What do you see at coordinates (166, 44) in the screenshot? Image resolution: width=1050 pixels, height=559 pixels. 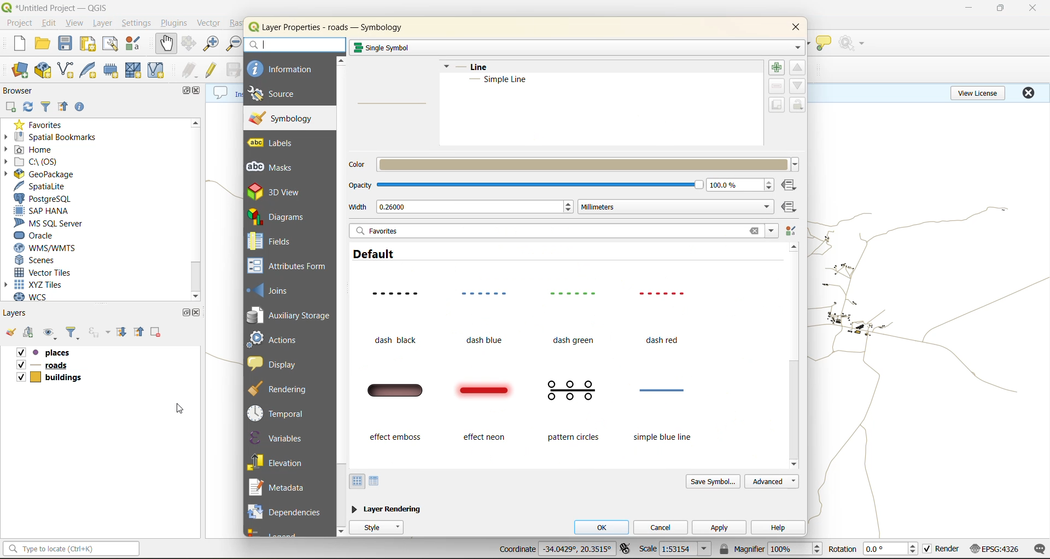 I see `pan map` at bounding box center [166, 44].